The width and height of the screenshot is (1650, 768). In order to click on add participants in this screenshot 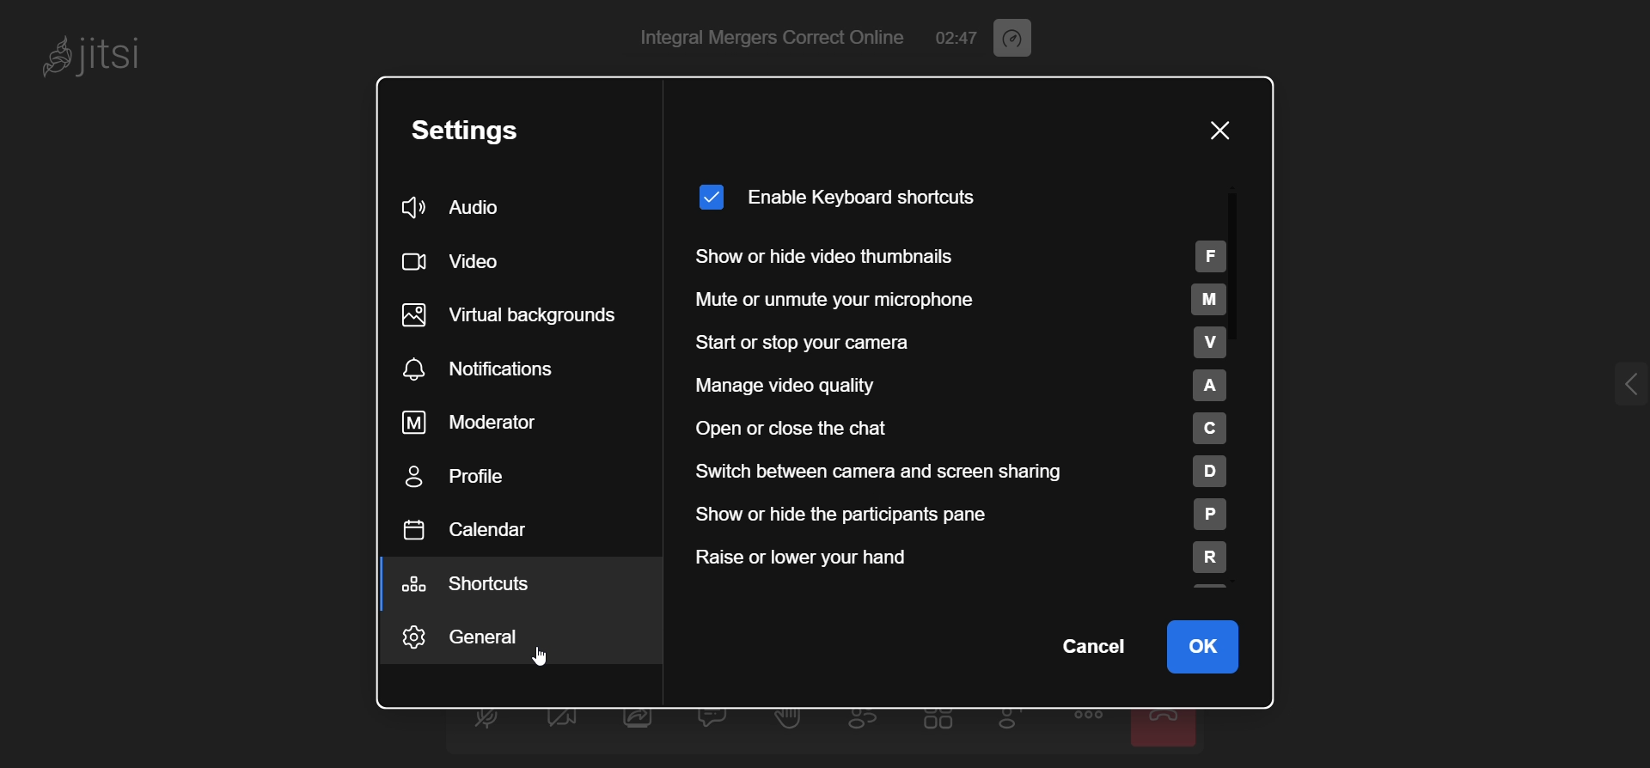, I will do `click(1013, 722)`.